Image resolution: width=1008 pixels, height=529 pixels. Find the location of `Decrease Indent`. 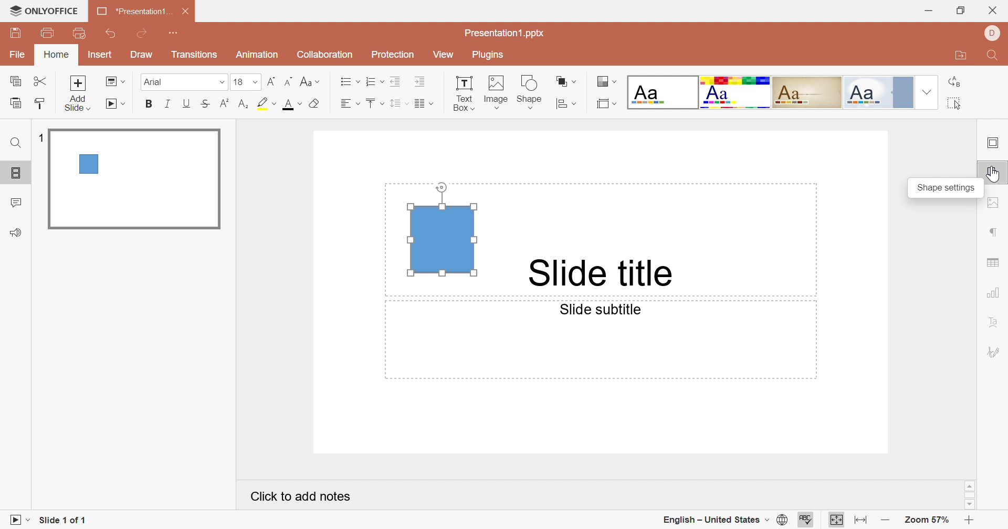

Decrease Indent is located at coordinates (396, 81).